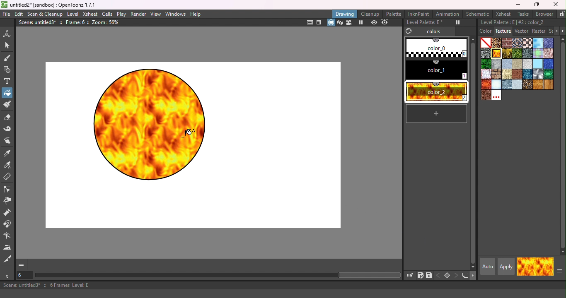 The image size is (566, 298). What do you see at coordinates (496, 43) in the screenshot?
I see `Arabesque.bmp` at bounding box center [496, 43].